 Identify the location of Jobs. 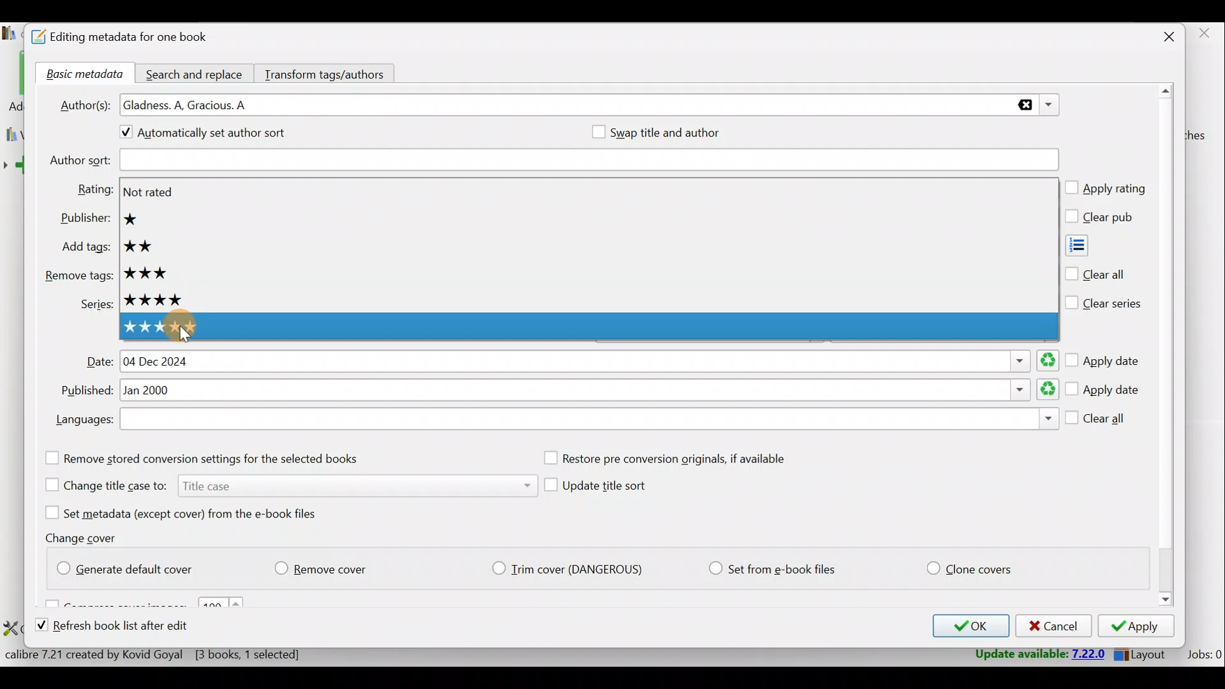
(1203, 654).